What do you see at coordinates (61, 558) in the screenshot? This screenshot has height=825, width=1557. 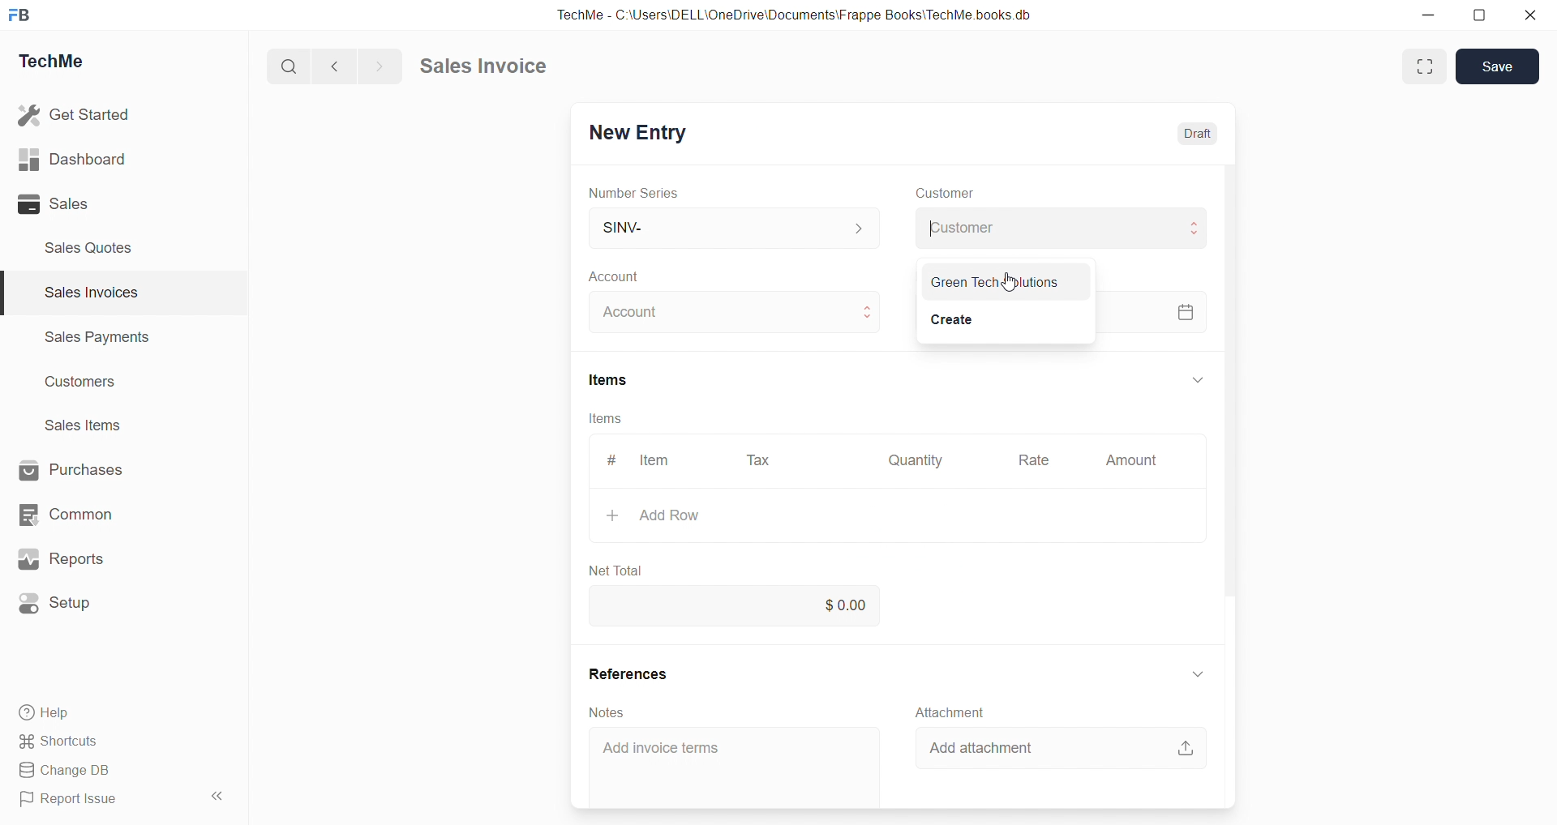 I see `Reports` at bounding box center [61, 558].